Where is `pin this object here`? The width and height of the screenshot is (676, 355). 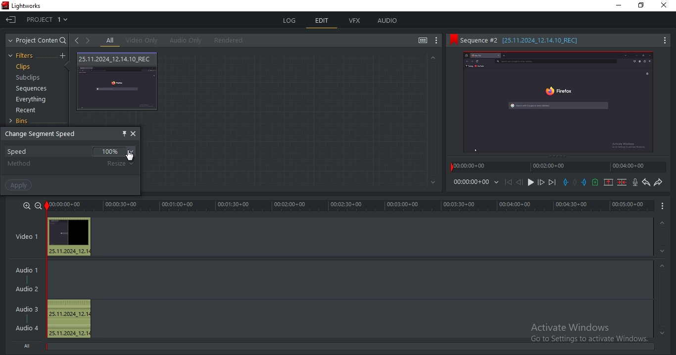 pin this object here is located at coordinates (122, 133).